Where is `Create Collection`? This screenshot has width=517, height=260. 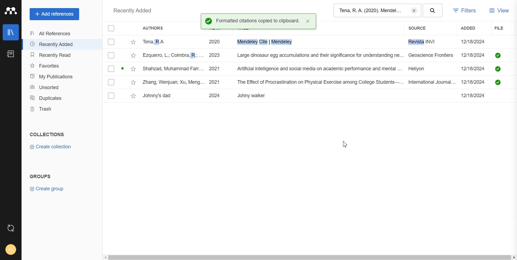 Create Collection is located at coordinates (51, 147).